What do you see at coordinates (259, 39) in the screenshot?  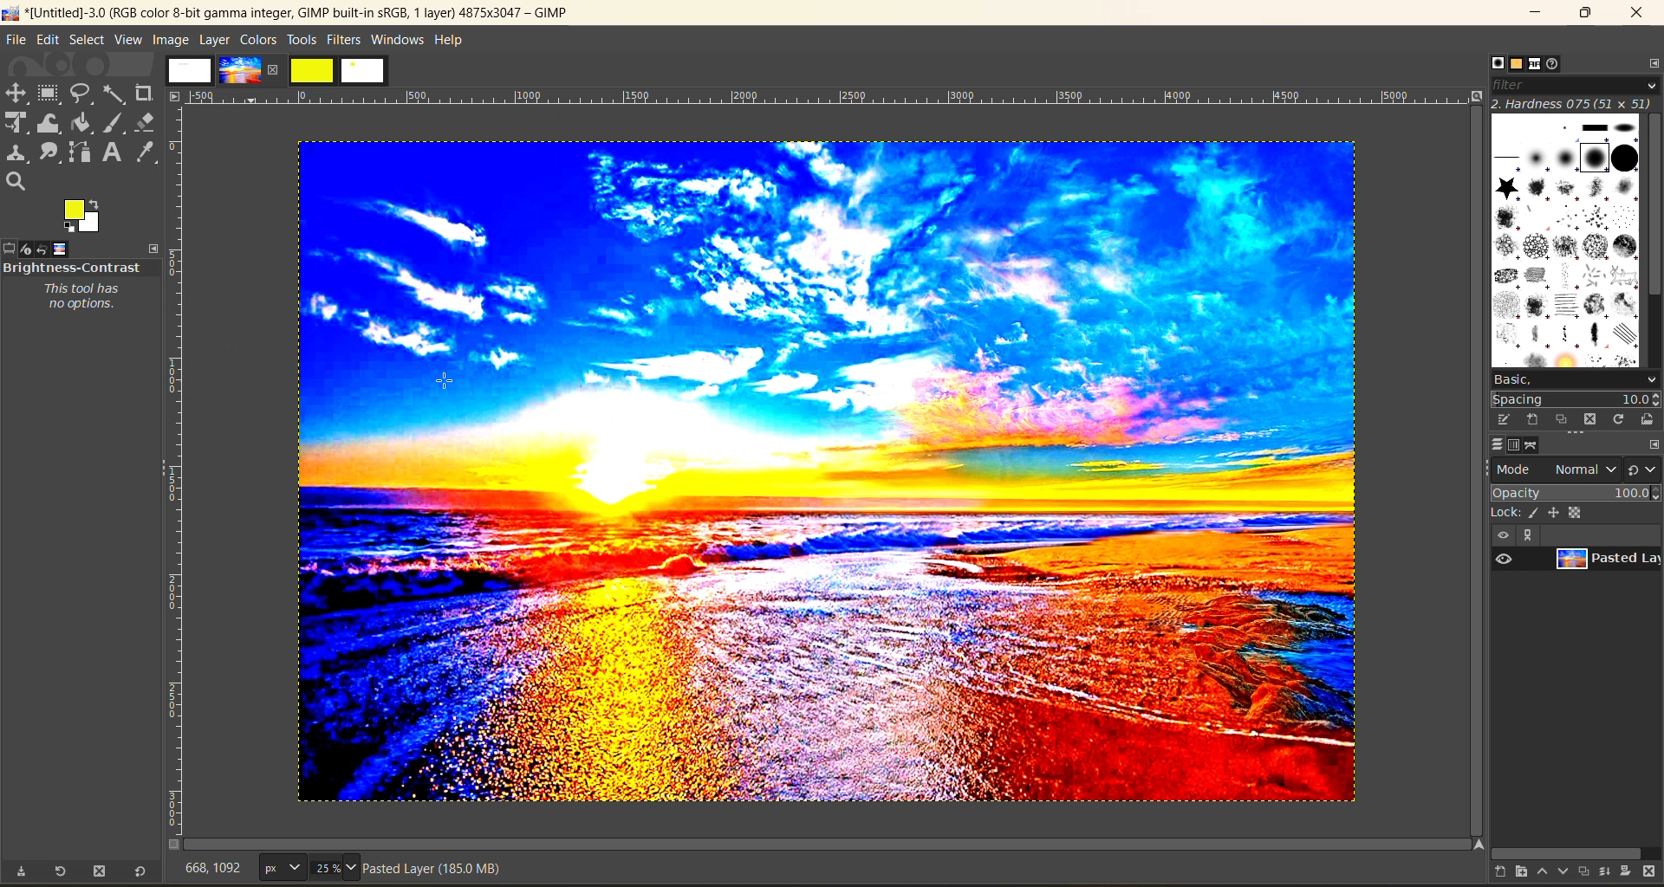 I see `colors` at bounding box center [259, 39].